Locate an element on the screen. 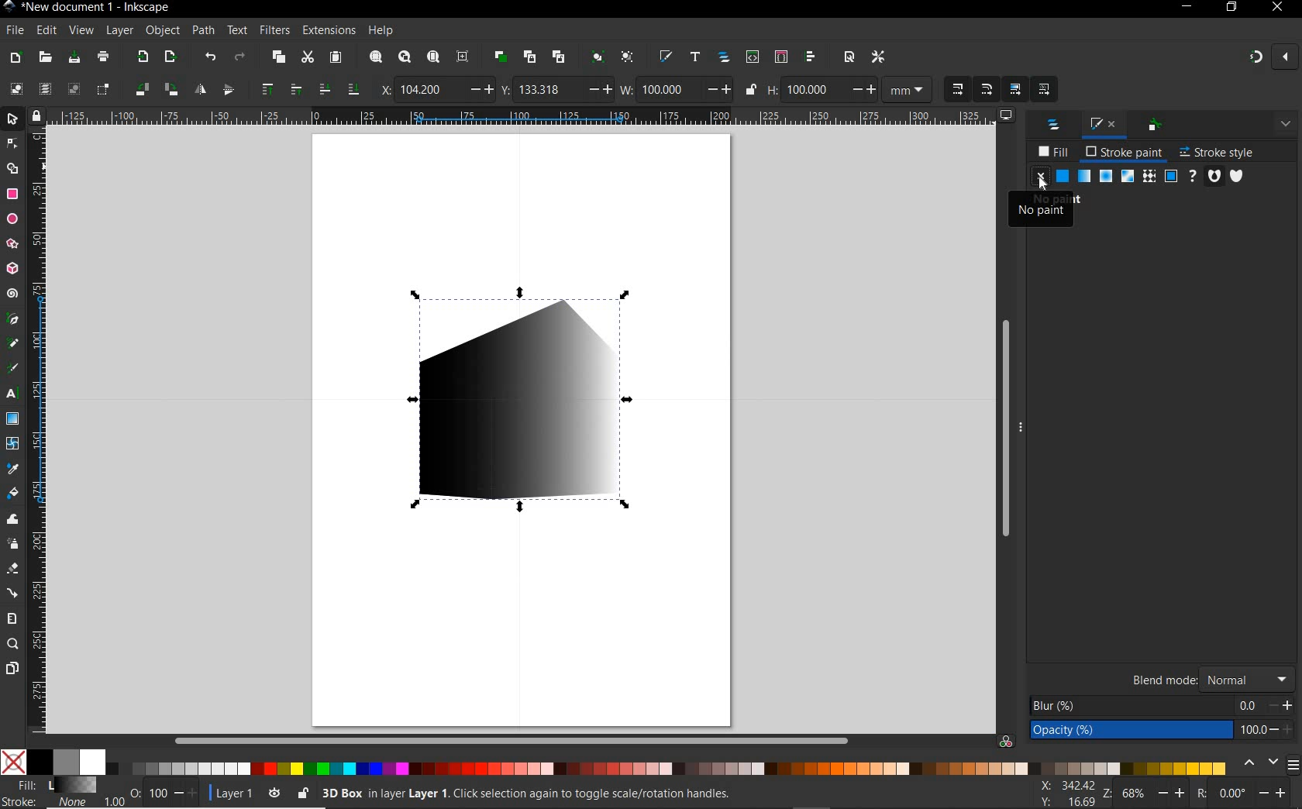  normal is located at coordinates (1248, 680).